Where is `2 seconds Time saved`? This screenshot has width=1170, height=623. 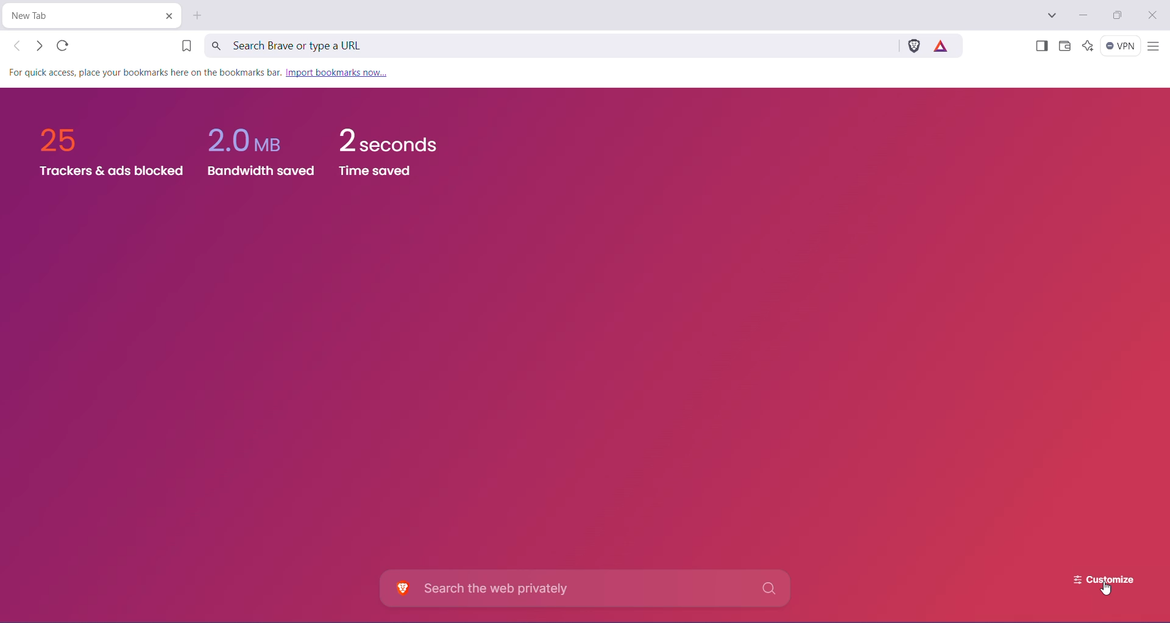
2 seconds Time saved is located at coordinates (396, 155).